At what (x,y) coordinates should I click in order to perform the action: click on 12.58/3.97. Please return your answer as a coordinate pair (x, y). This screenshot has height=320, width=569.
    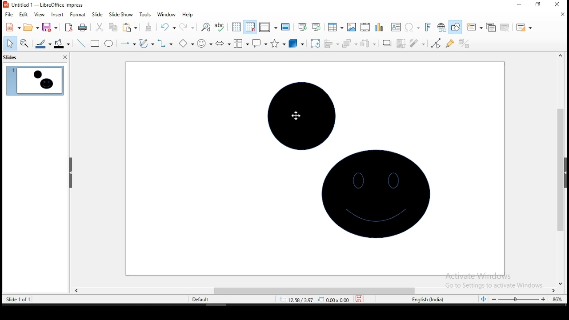
    Looking at the image, I should click on (299, 299).